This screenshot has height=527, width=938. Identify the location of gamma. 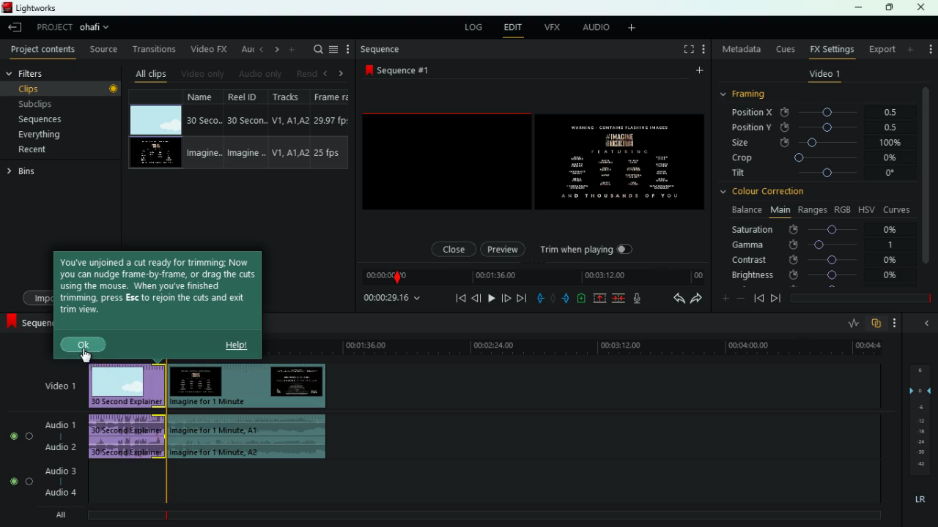
(813, 244).